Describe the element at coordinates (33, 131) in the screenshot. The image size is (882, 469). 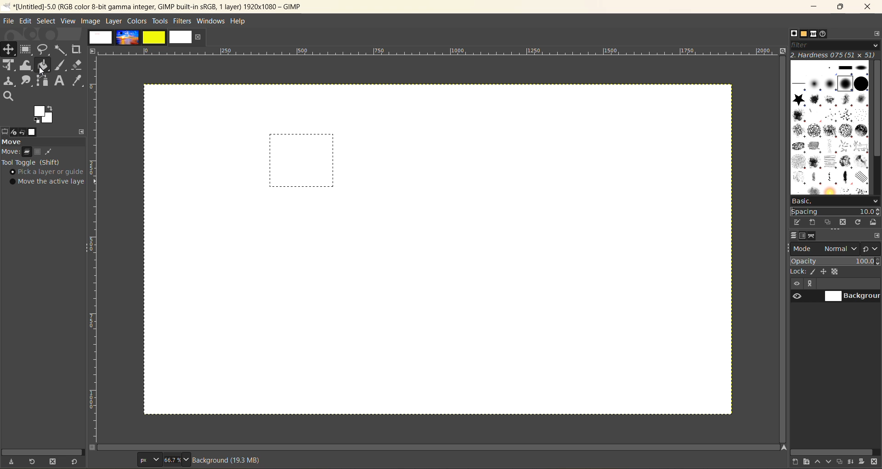
I see `images` at that location.